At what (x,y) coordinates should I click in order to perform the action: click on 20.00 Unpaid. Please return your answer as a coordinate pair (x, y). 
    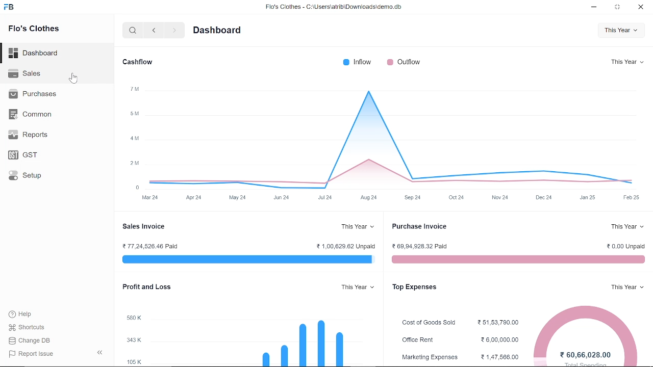
    Looking at the image, I should click on (625, 246).